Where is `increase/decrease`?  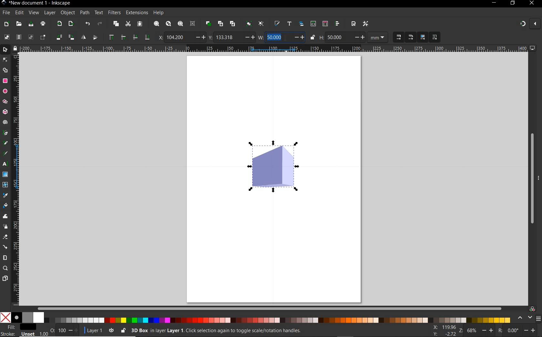 increase/decrease is located at coordinates (74, 331).